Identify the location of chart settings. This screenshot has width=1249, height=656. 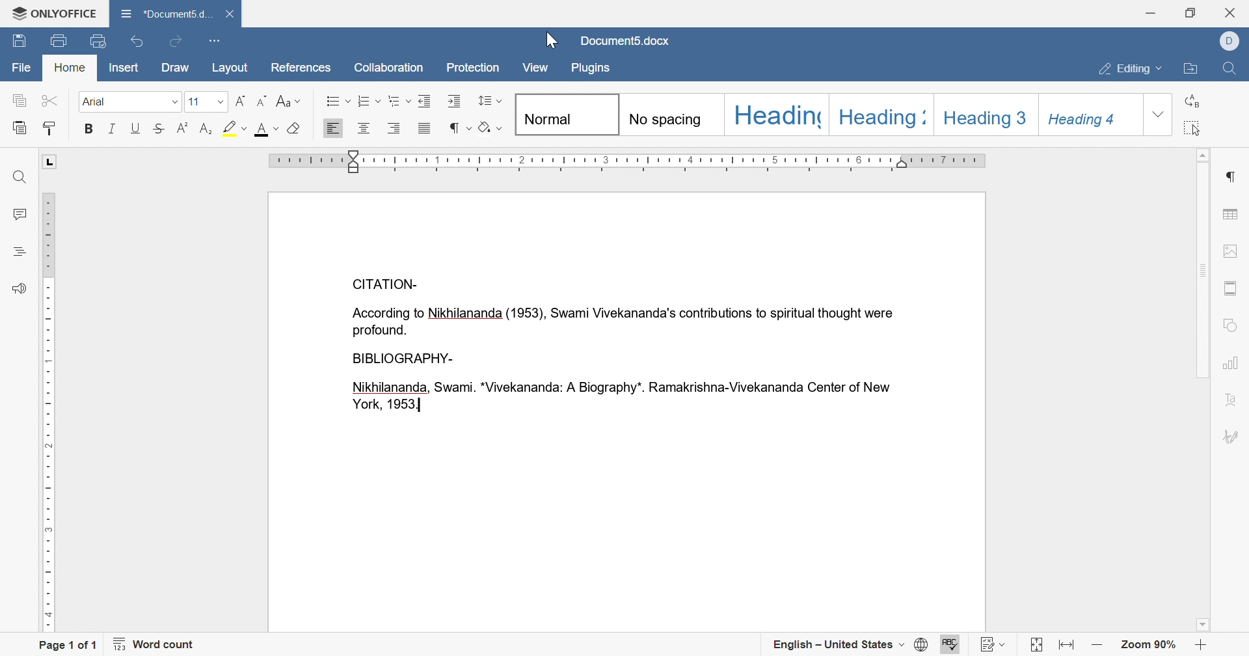
(1230, 364).